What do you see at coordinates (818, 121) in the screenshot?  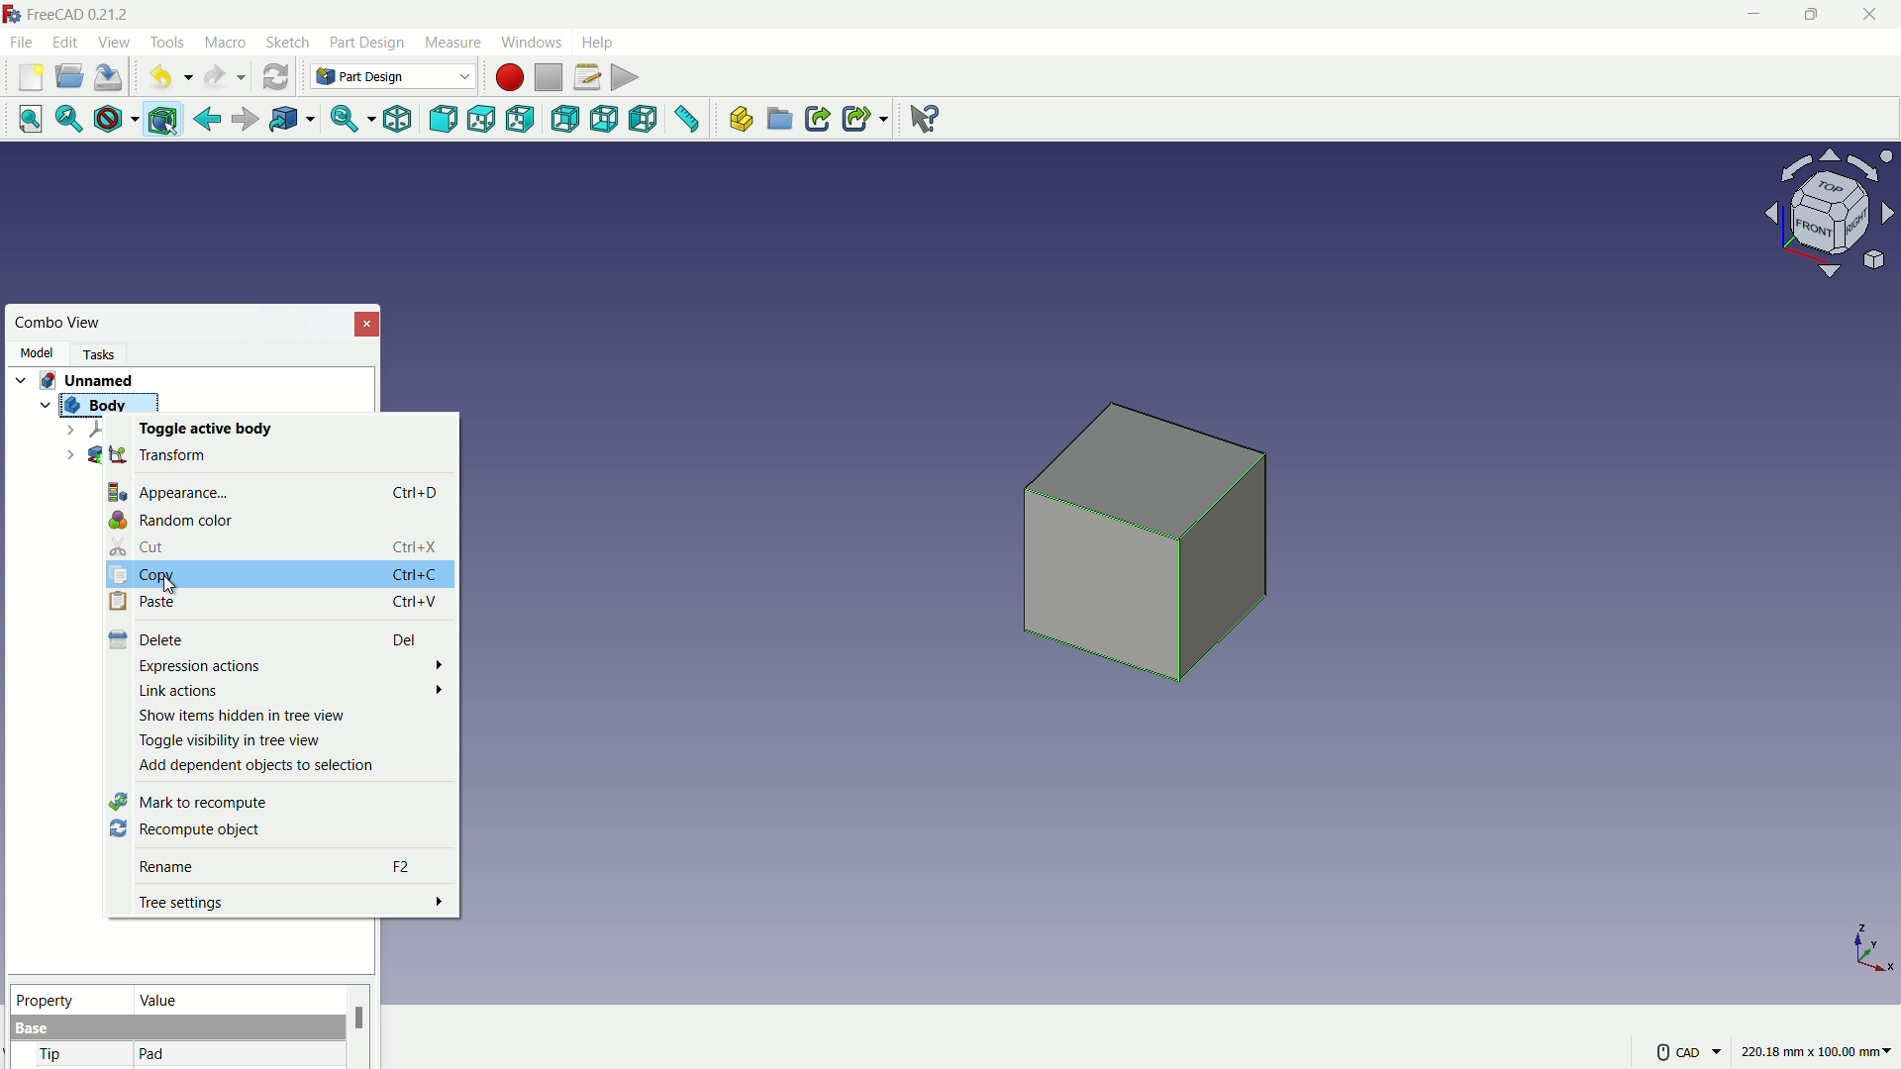 I see `make link` at bounding box center [818, 121].